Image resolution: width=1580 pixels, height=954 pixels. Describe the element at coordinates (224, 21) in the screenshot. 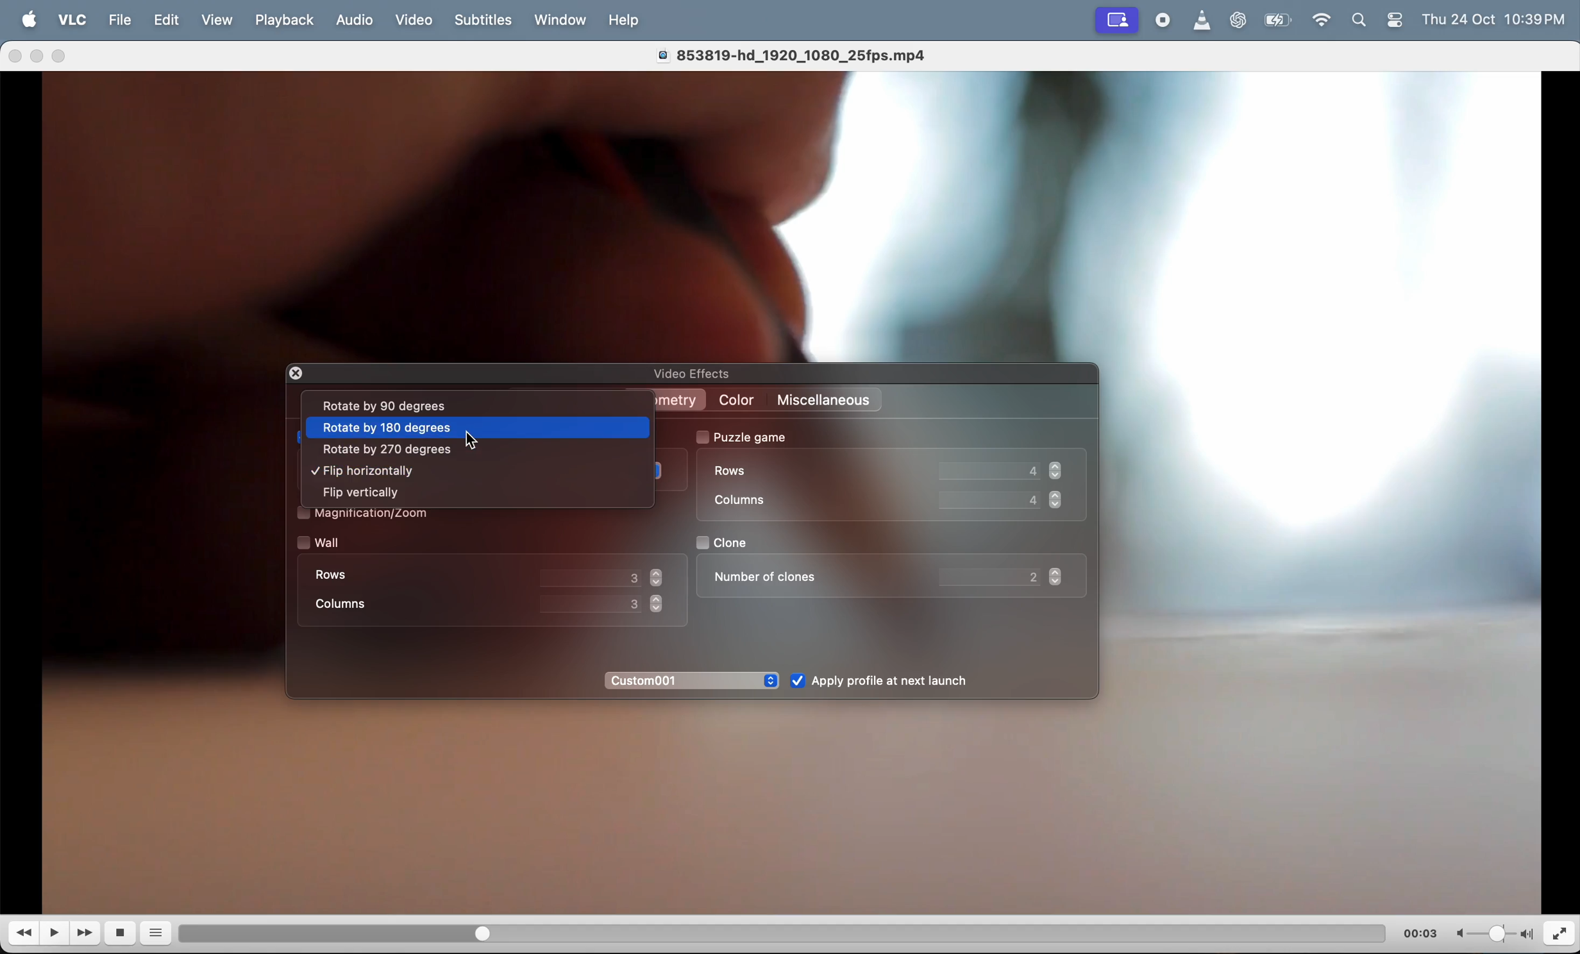

I see `view` at that location.